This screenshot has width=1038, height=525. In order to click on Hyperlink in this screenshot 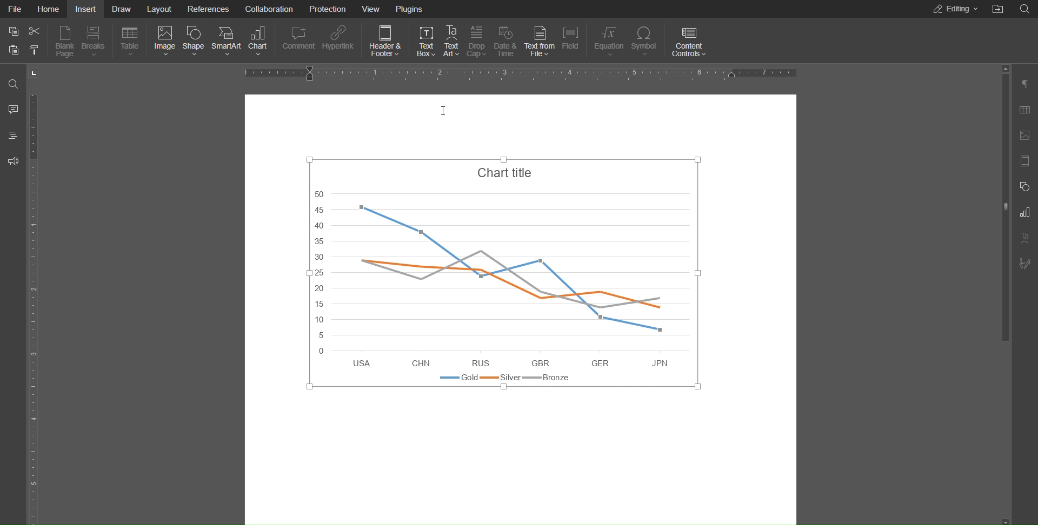, I will do `click(339, 41)`.